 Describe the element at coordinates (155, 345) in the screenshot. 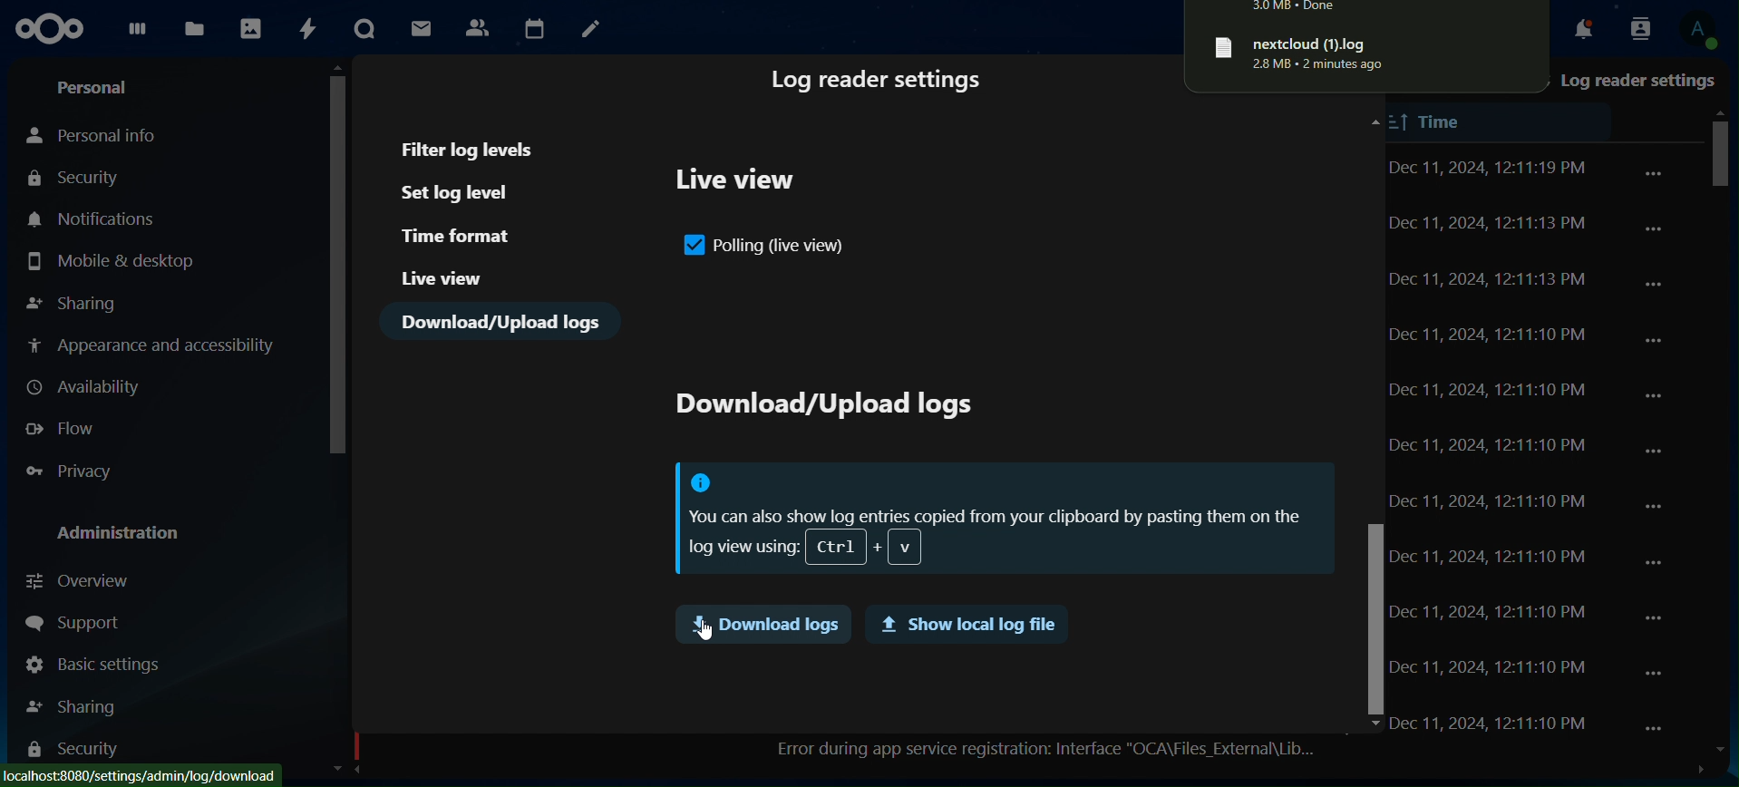

I see `appearance and accessibilty` at that location.